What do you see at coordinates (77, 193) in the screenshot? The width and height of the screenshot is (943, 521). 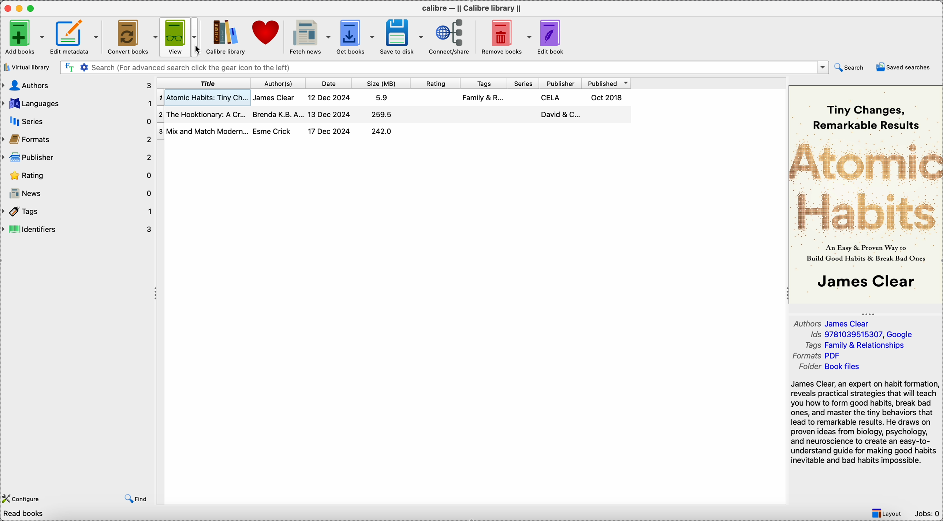 I see `news` at bounding box center [77, 193].